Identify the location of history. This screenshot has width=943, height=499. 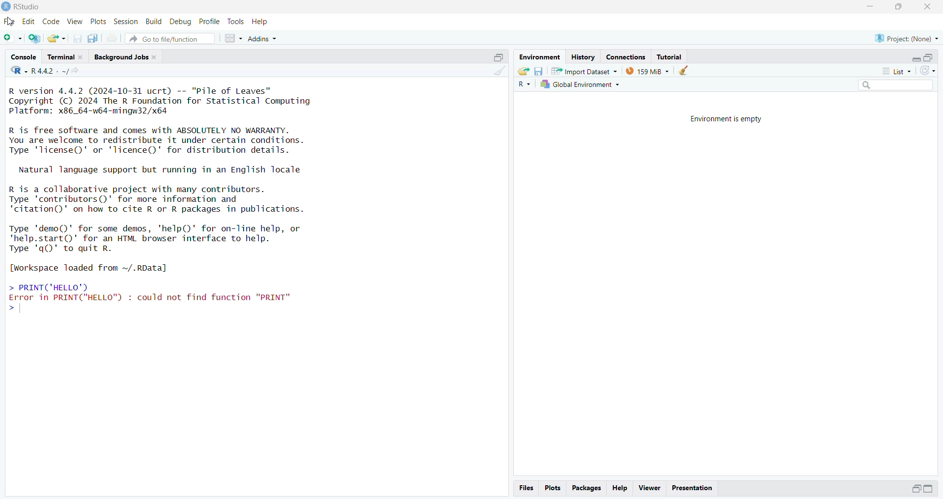
(582, 57).